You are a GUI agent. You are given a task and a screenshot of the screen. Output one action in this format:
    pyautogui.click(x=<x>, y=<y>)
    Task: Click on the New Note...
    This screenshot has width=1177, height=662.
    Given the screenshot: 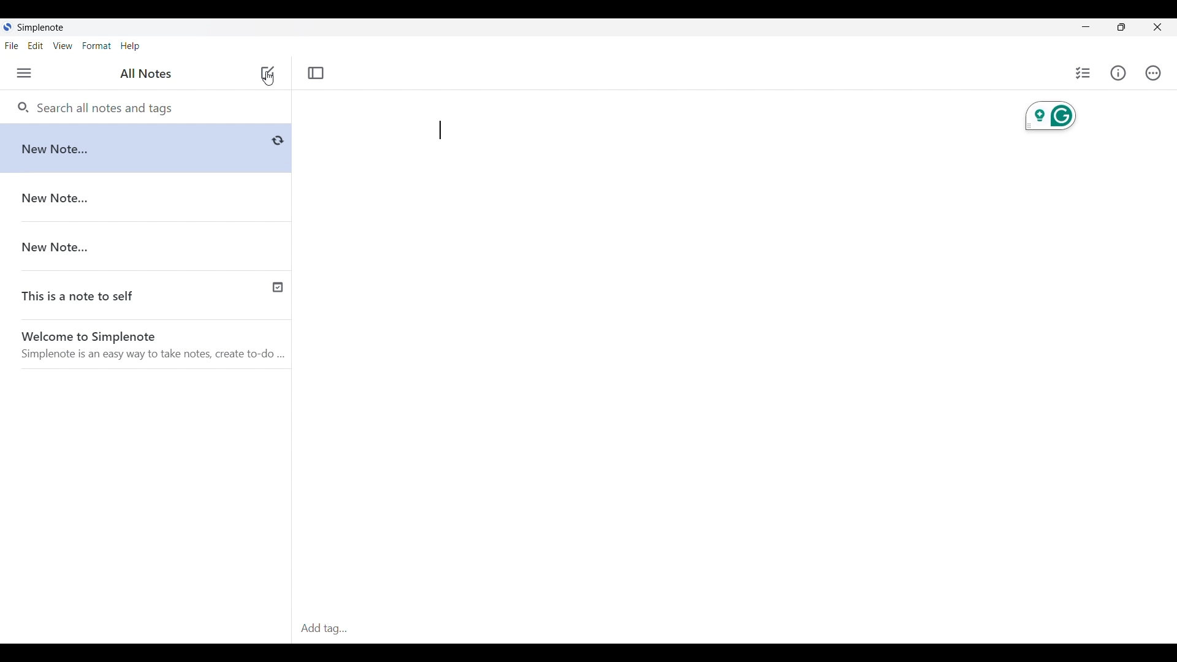 What is the action you would take?
    pyautogui.click(x=140, y=245)
    